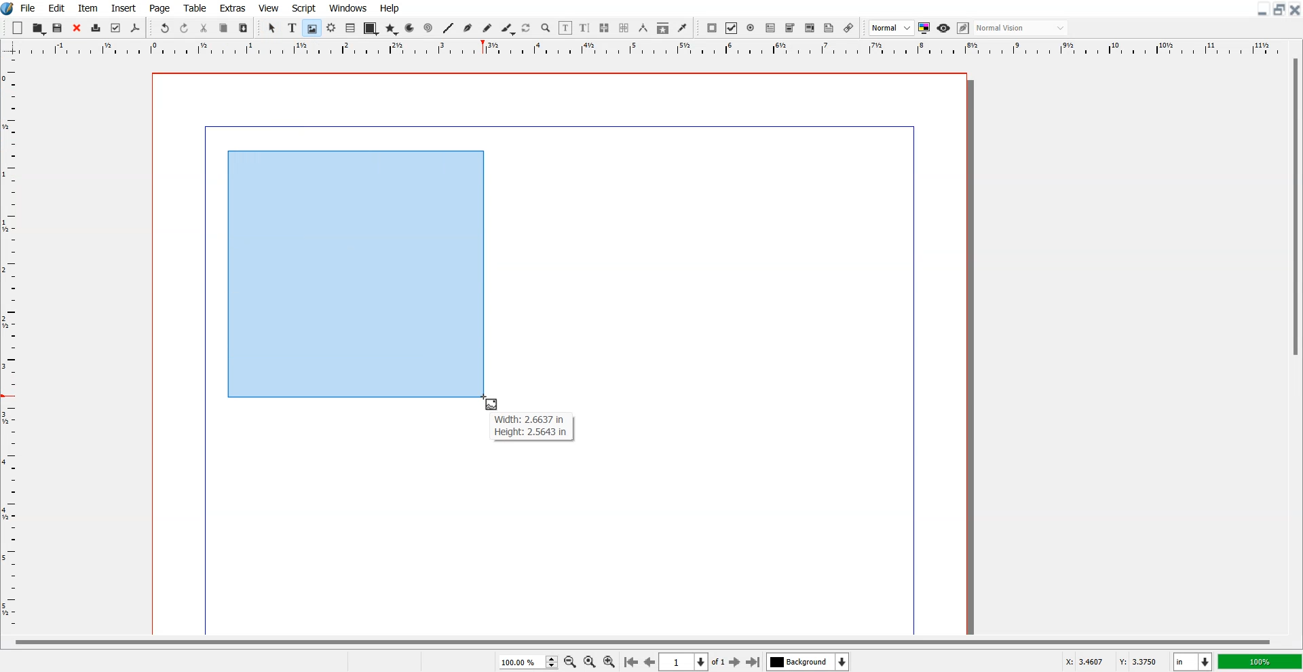  What do you see at coordinates (449, 28) in the screenshot?
I see `Line` at bounding box center [449, 28].